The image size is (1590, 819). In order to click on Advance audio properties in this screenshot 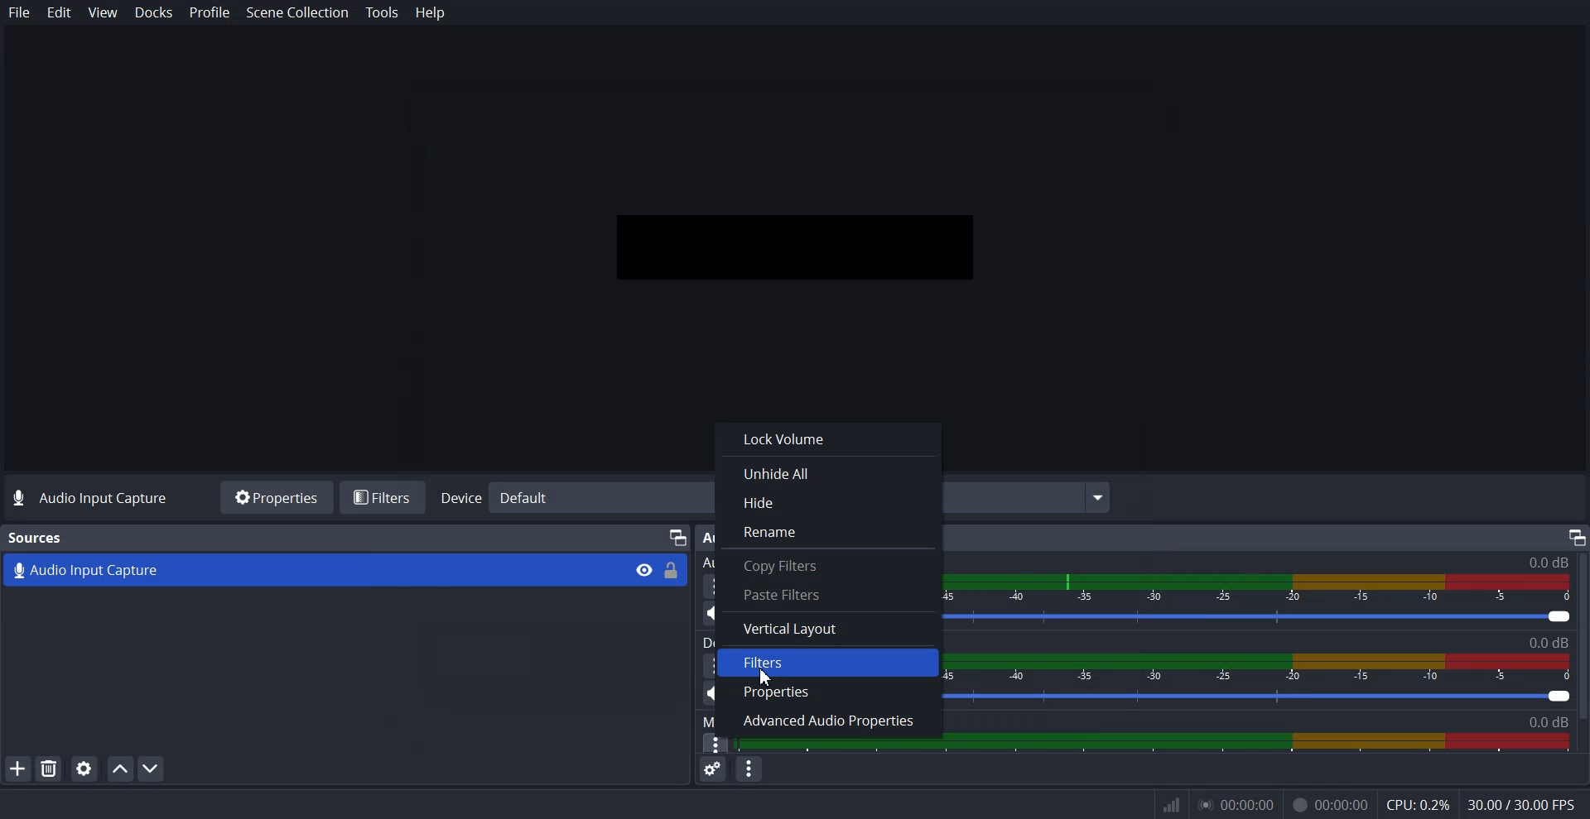, I will do `click(712, 771)`.